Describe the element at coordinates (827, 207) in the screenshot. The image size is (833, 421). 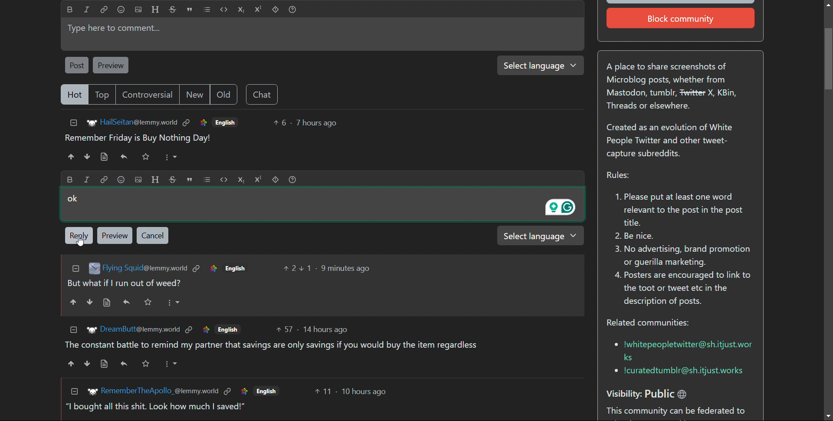
I see `scrollbar` at that location.